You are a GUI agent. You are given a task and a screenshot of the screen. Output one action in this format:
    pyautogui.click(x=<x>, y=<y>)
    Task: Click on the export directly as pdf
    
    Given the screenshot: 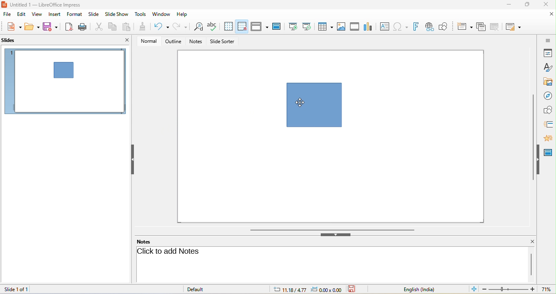 What is the action you would take?
    pyautogui.click(x=67, y=26)
    